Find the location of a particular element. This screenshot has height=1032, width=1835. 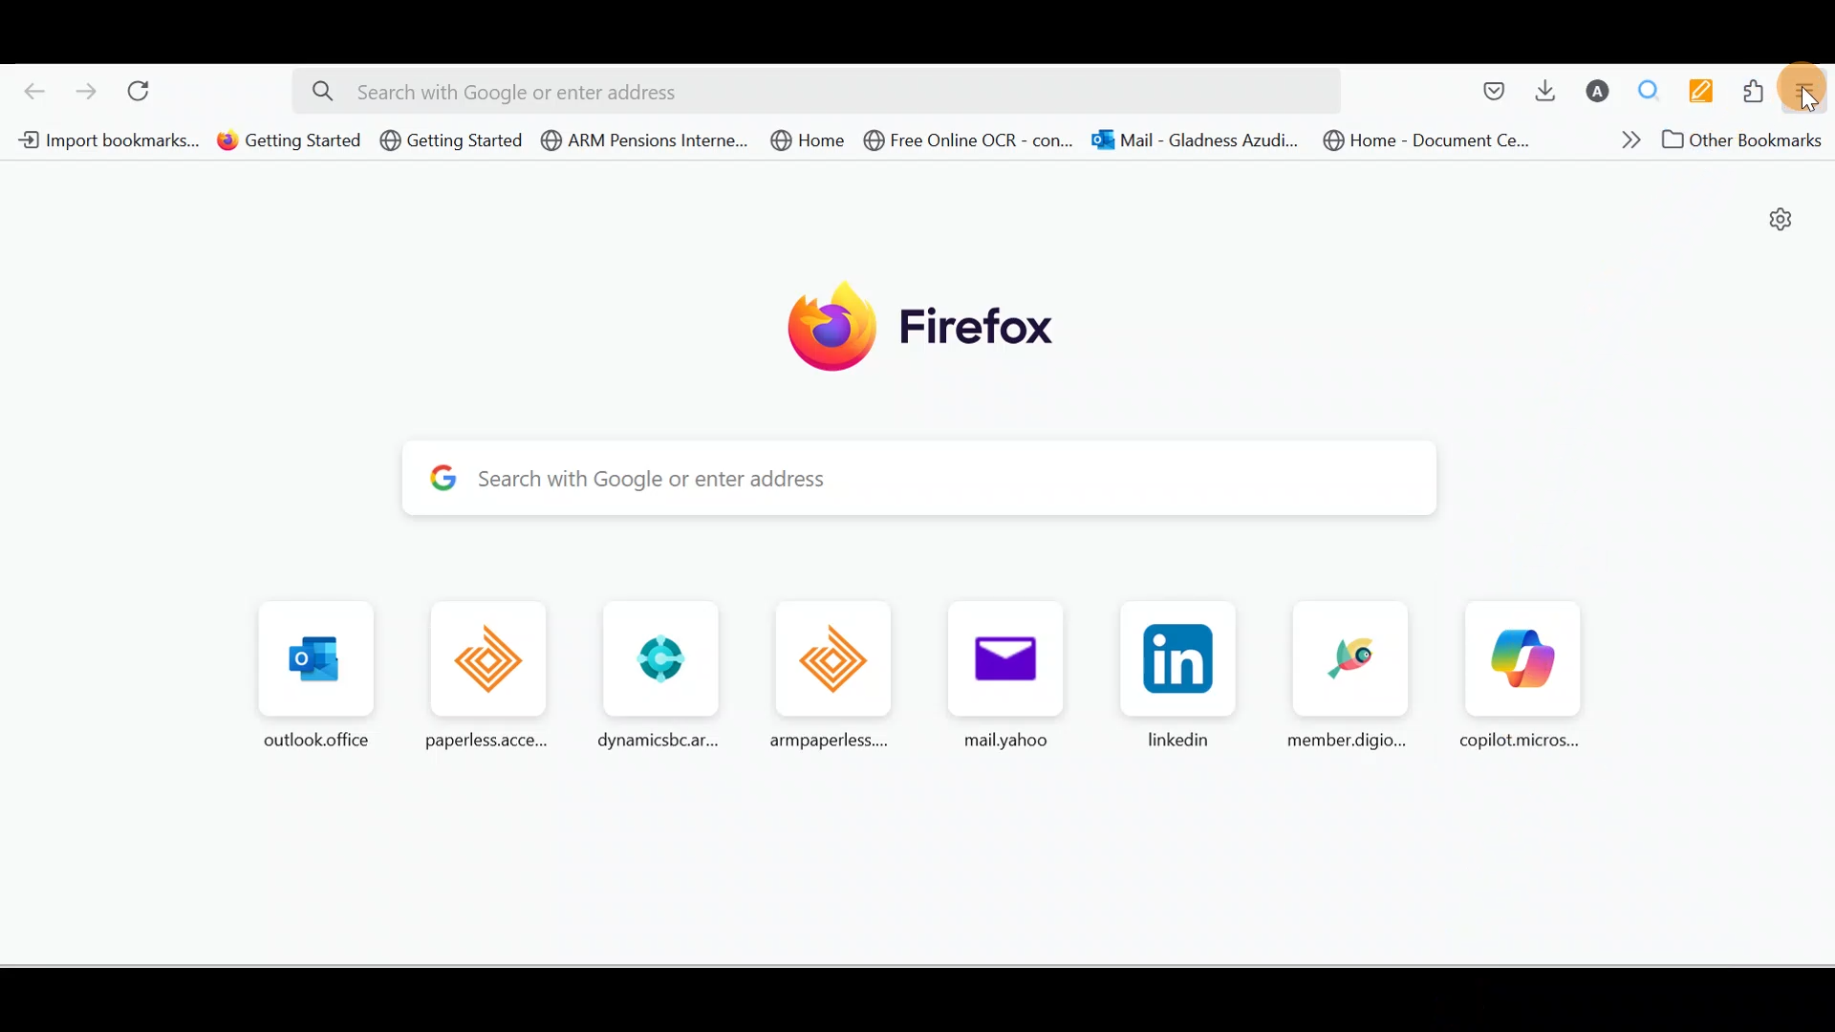

cursor is located at coordinates (1810, 101).